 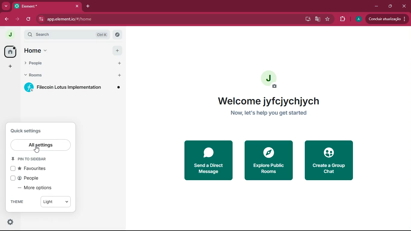 What do you see at coordinates (118, 51) in the screenshot?
I see `add` at bounding box center [118, 51].